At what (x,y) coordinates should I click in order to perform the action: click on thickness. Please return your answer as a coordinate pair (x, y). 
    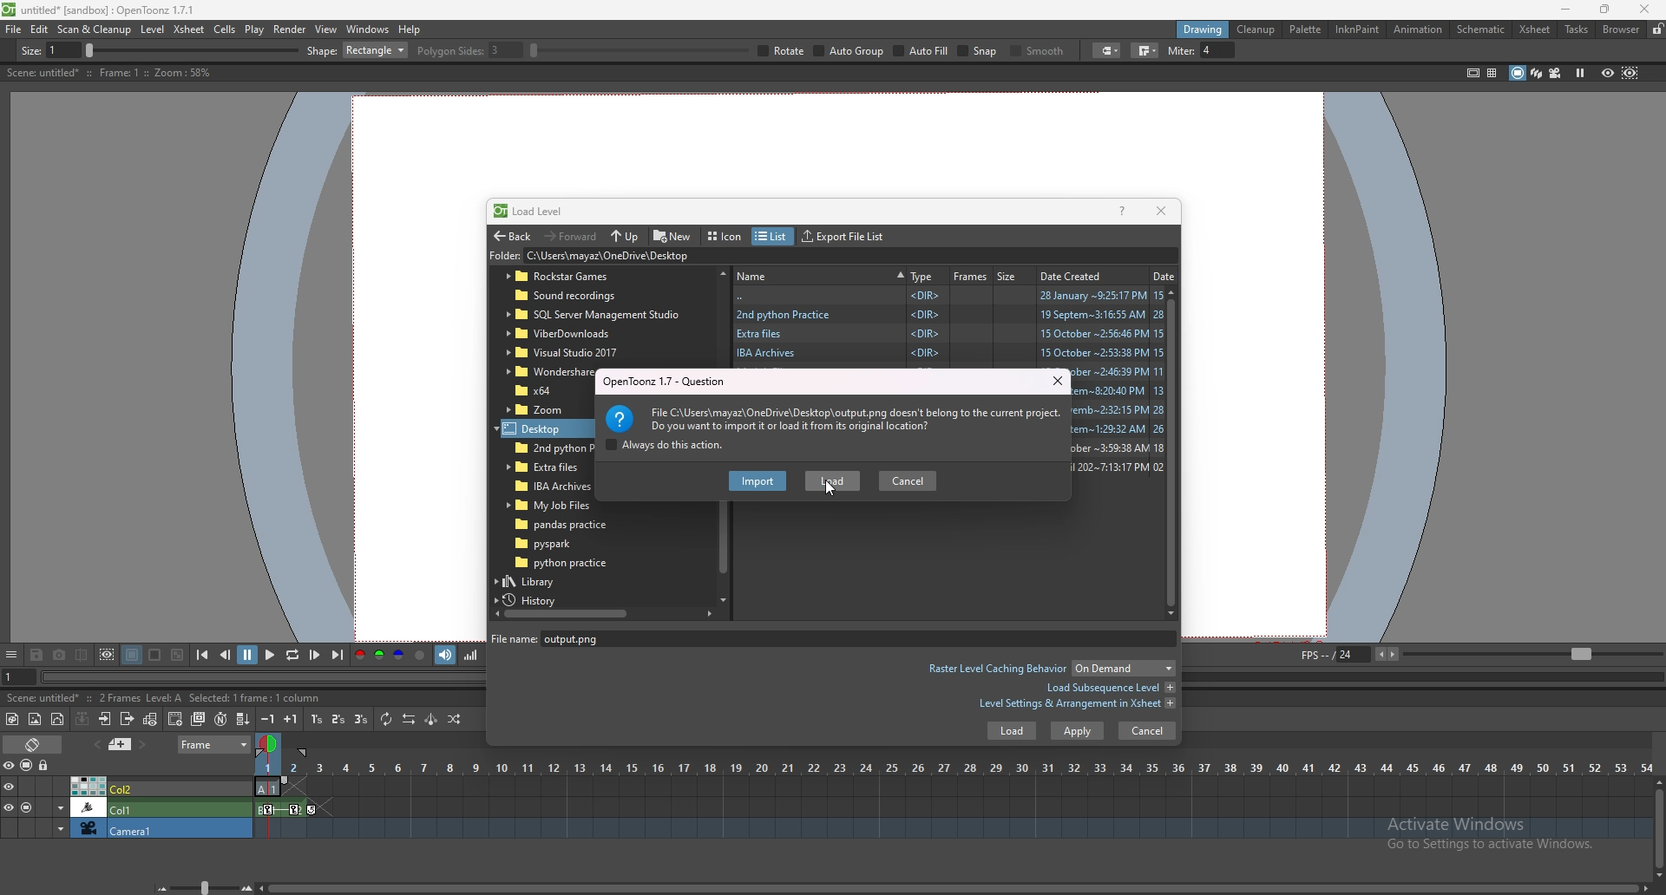
    Looking at the image, I should click on (180, 51).